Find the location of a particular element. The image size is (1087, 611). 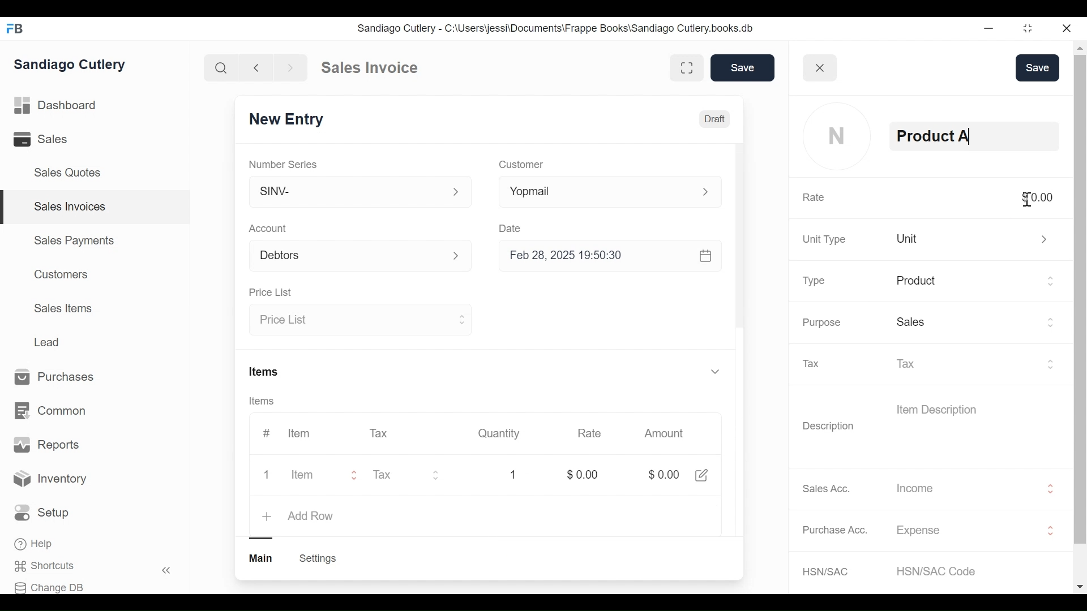

Change DB is located at coordinates (49, 588).